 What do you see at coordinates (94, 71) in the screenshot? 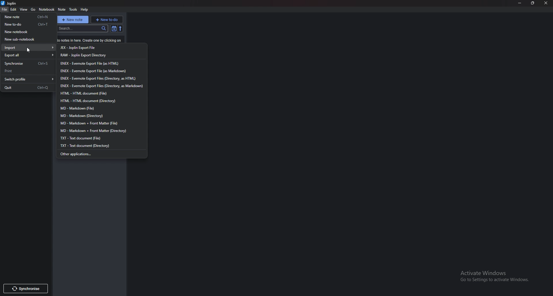
I see `enex markdown` at bounding box center [94, 71].